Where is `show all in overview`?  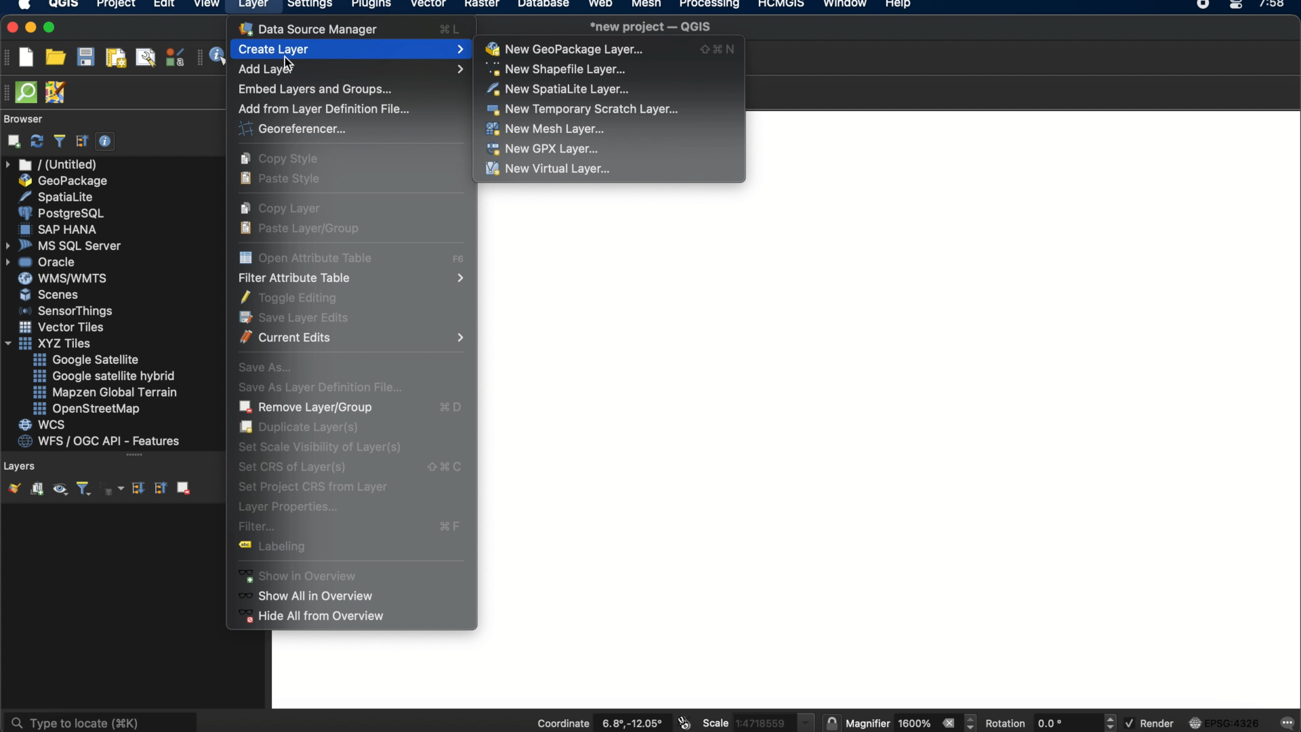
show all in overview is located at coordinates (311, 595).